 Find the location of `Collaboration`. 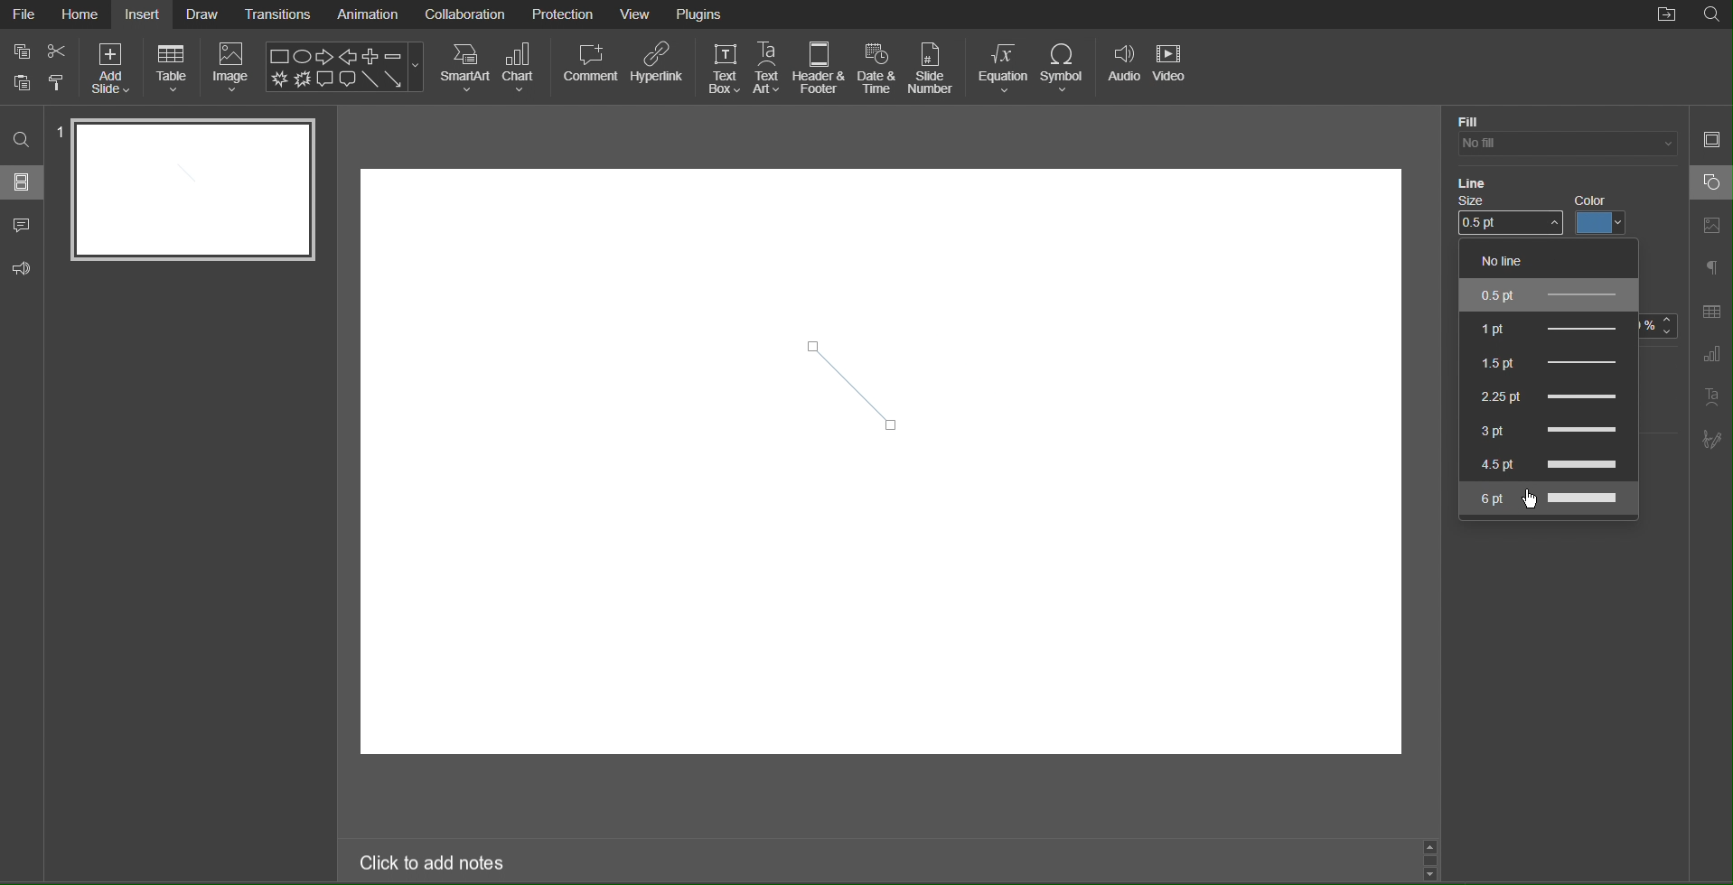

Collaboration is located at coordinates (463, 14).